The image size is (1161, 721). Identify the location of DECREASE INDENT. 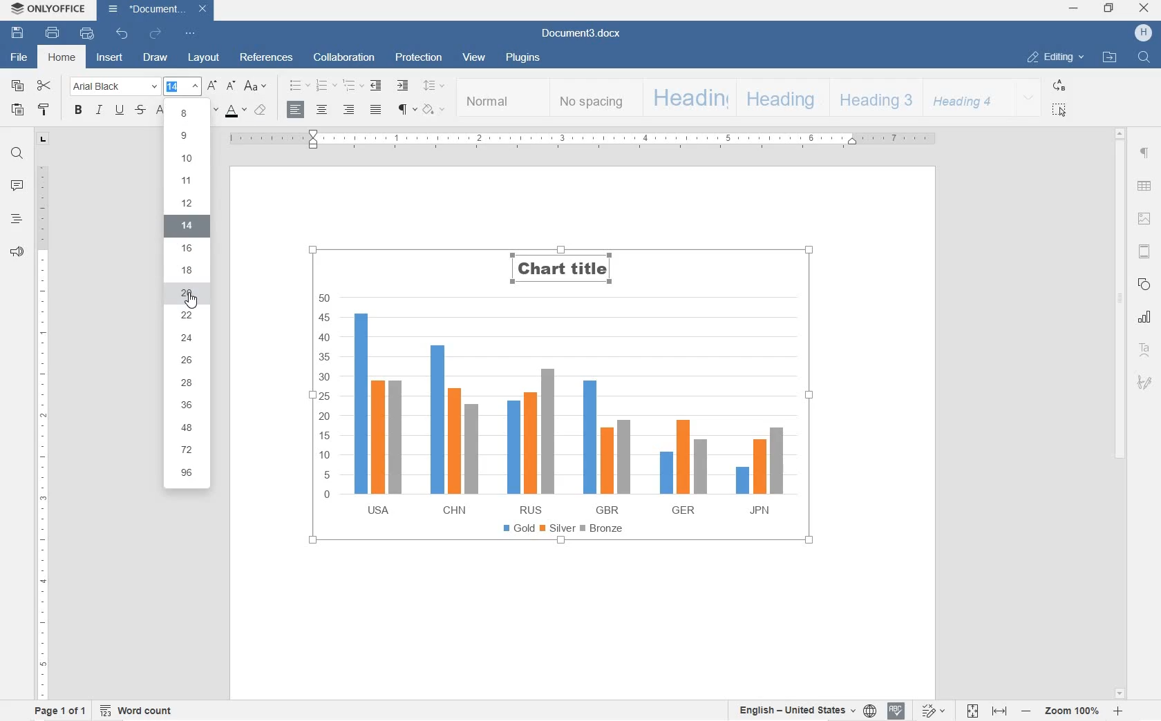
(375, 86).